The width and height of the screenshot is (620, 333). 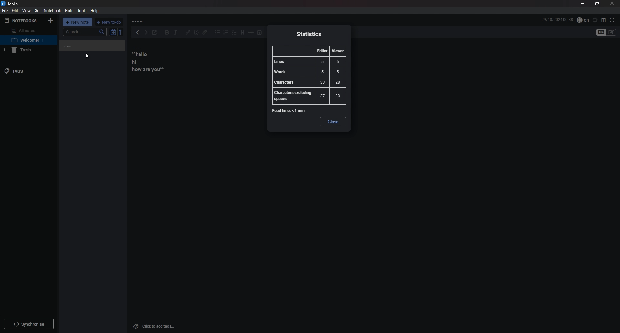 I want to click on Notebooks, so click(x=21, y=21).